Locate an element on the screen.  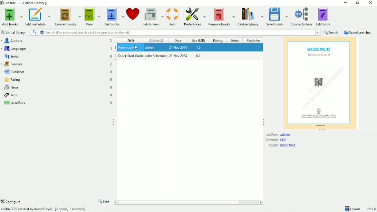
Close is located at coordinates (370, 3).